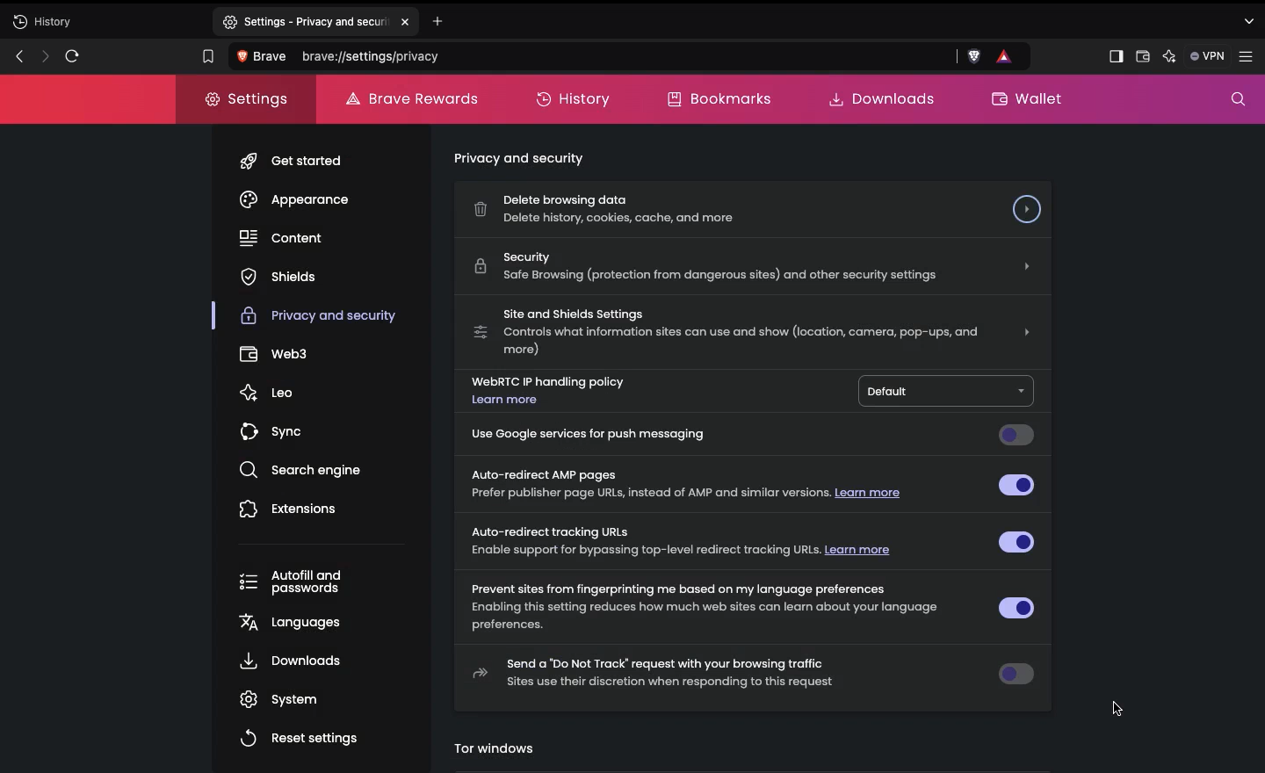 The width and height of the screenshot is (1265, 773). Describe the element at coordinates (754, 543) in the screenshot. I see `Auto-redirect tracking URLs
Enable support for bypassing top-level redirect tracking URLs. Learn more` at that location.